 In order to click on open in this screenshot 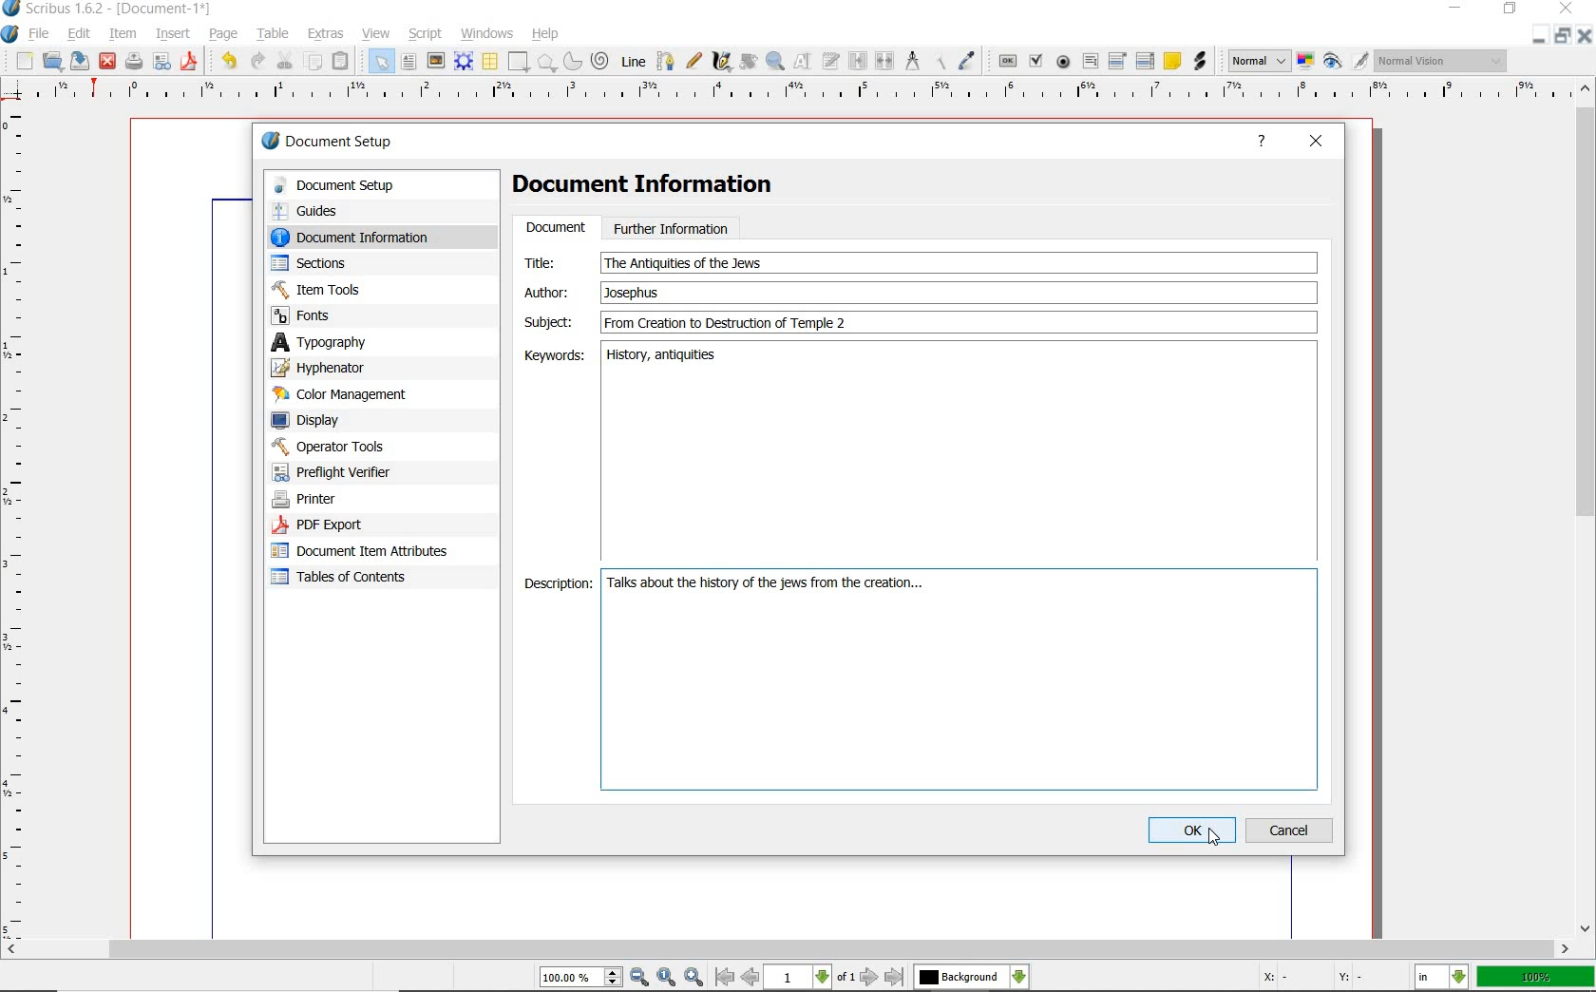, I will do `click(53, 61)`.